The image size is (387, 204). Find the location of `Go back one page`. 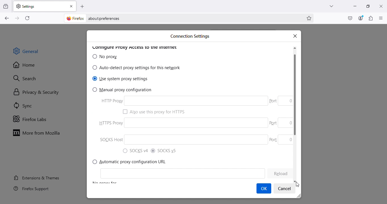

Go back one page is located at coordinates (6, 18).